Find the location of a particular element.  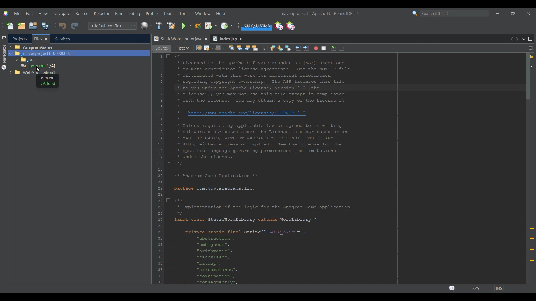

Status bar details is located at coordinates (475, 288).